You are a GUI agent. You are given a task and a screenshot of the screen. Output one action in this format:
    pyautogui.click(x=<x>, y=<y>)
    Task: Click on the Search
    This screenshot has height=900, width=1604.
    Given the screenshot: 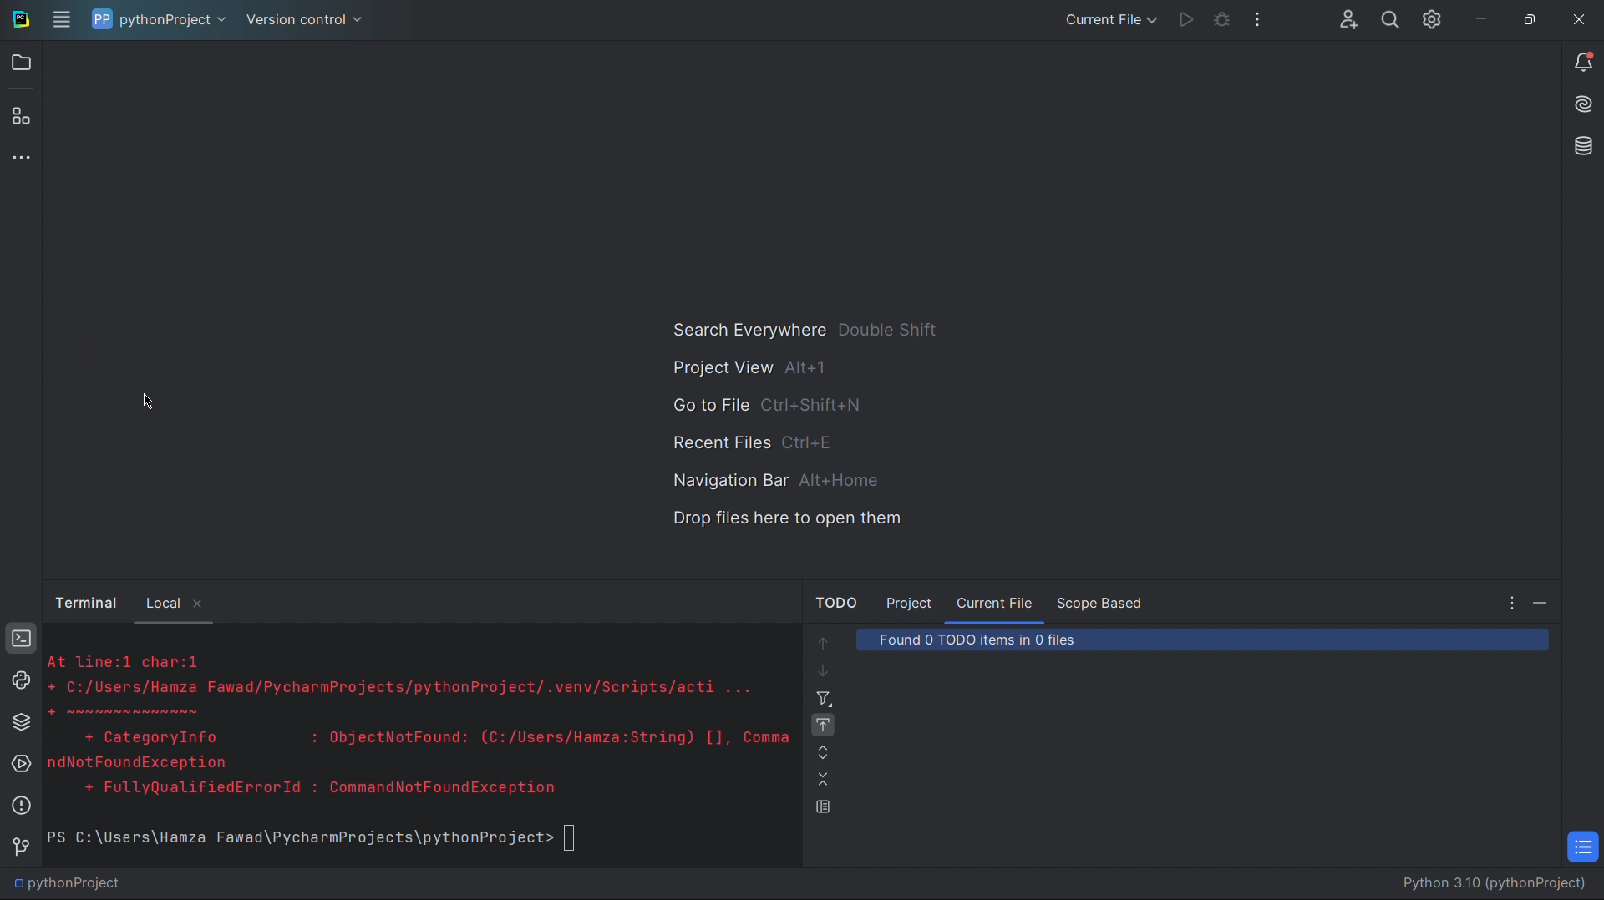 What is the action you would take?
    pyautogui.click(x=1391, y=18)
    